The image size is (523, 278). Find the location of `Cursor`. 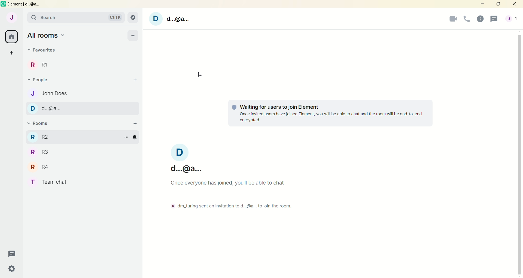

Cursor is located at coordinates (199, 77).